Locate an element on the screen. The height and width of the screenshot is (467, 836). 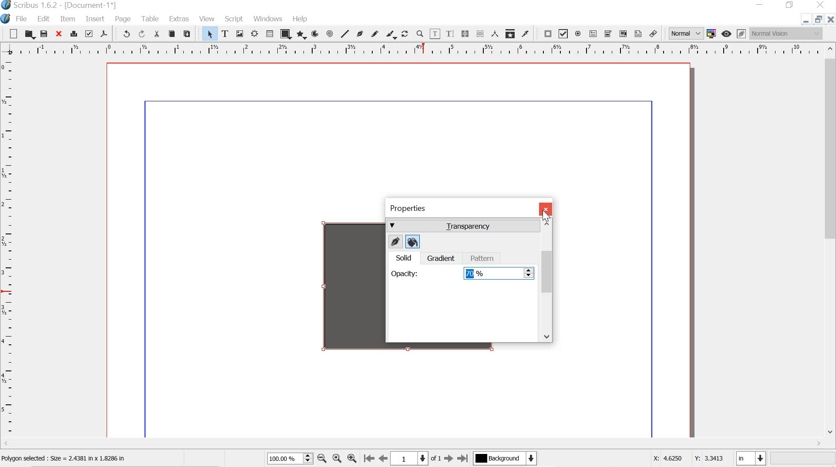
cut is located at coordinates (158, 35).